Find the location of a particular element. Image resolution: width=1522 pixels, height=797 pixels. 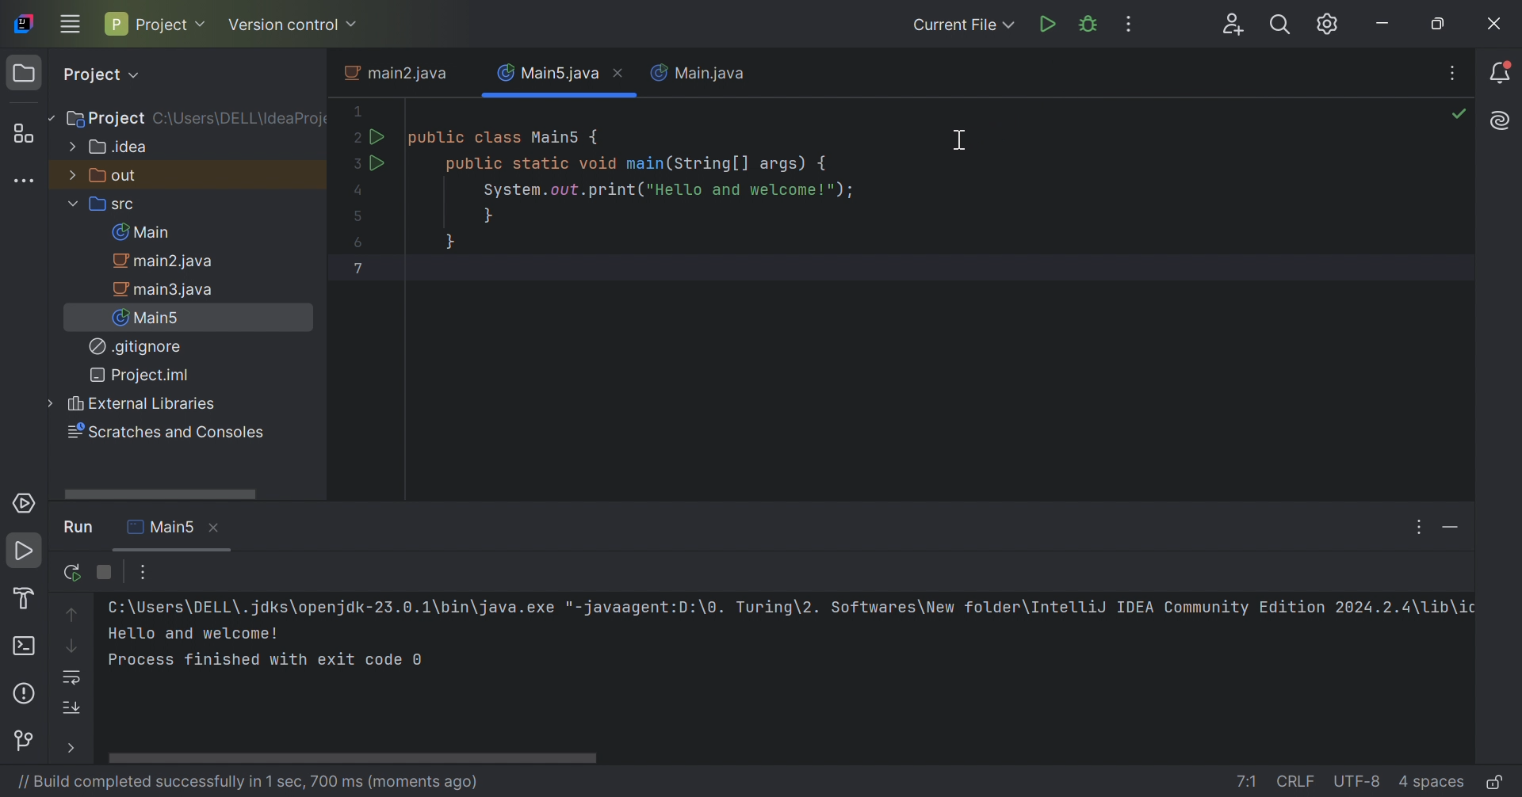

Terminal is located at coordinates (28, 648).